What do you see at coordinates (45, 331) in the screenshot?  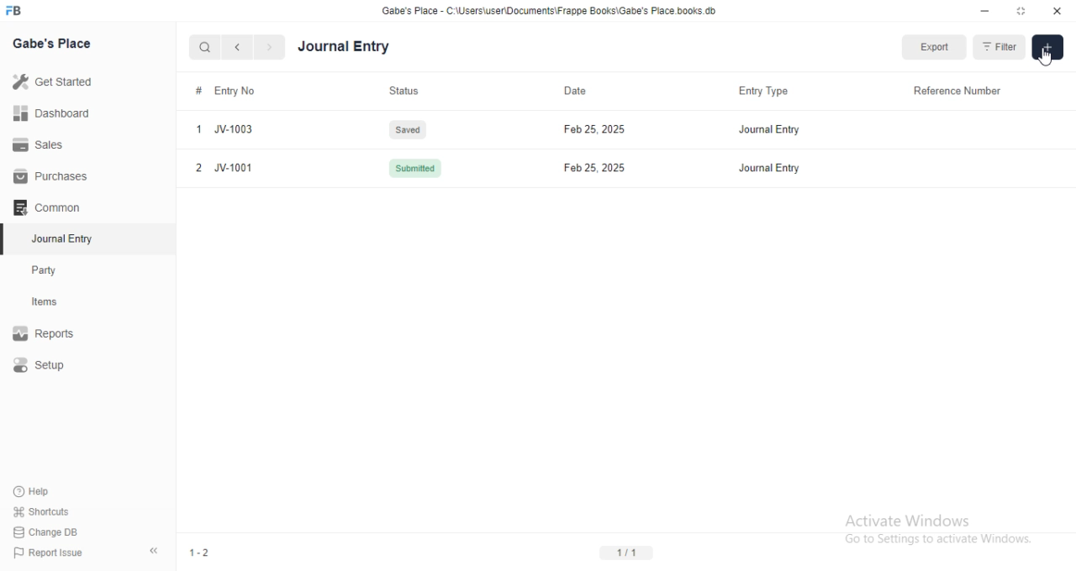 I see `Reports` at bounding box center [45, 331].